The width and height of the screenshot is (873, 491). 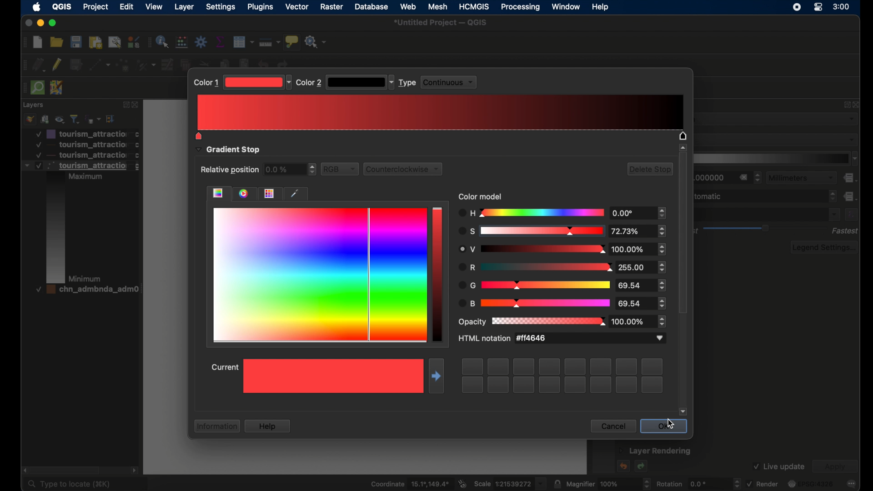 What do you see at coordinates (443, 24) in the screenshot?
I see `untitled project -QGIS` at bounding box center [443, 24].